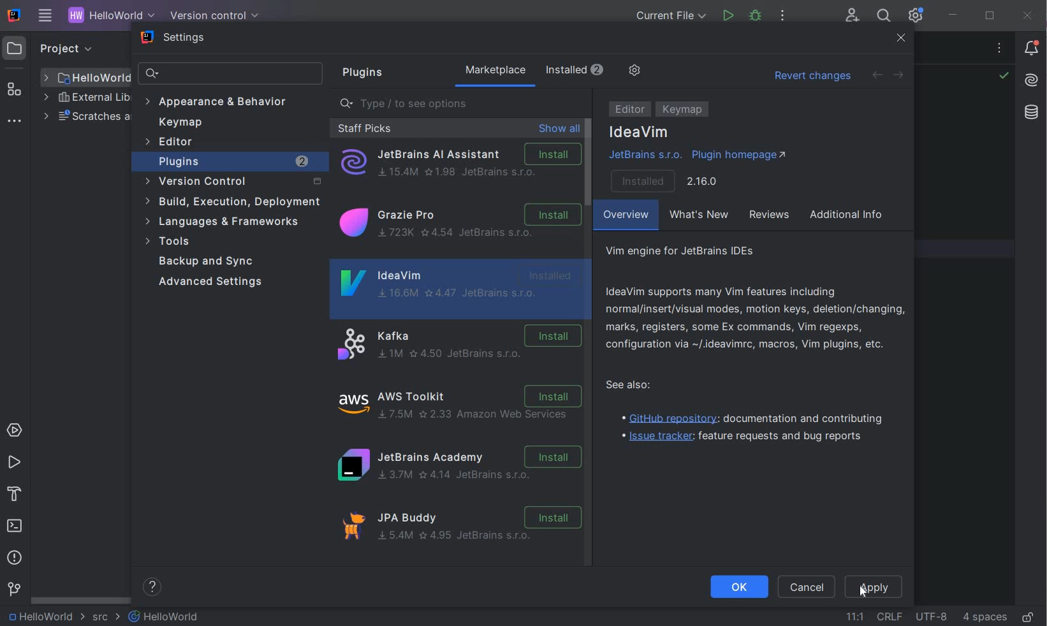 This screenshot has width=1047, height=626. What do you see at coordinates (783, 18) in the screenshot?
I see `MORE ACTIONS` at bounding box center [783, 18].